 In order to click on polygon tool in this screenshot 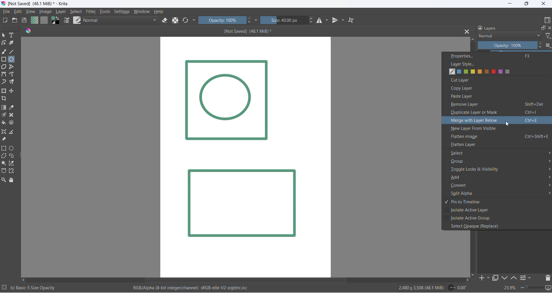, I will do `click(5, 67)`.